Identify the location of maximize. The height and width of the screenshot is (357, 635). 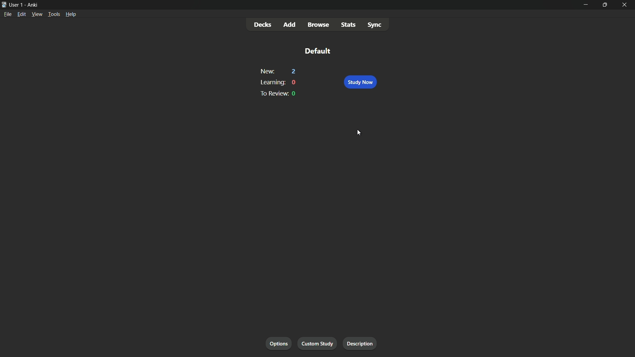
(605, 5).